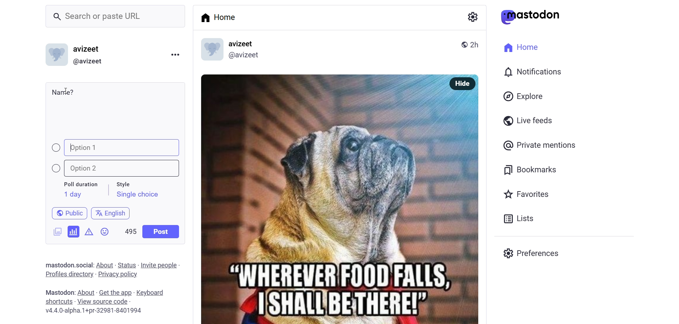 This screenshot has height=324, width=679. I want to click on content warning, so click(89, 230).